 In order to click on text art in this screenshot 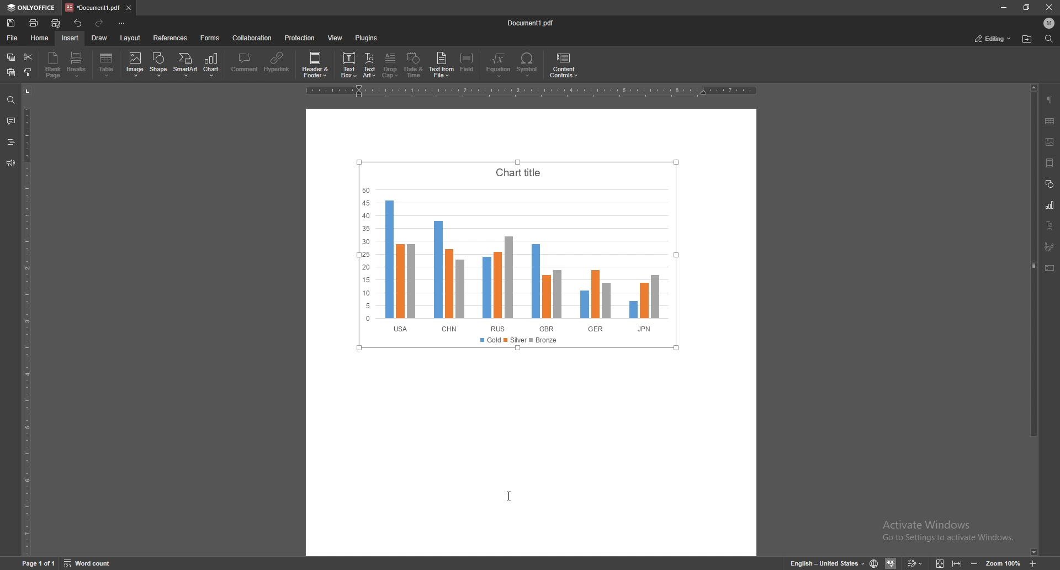, I will do `click(1050, 225)`.